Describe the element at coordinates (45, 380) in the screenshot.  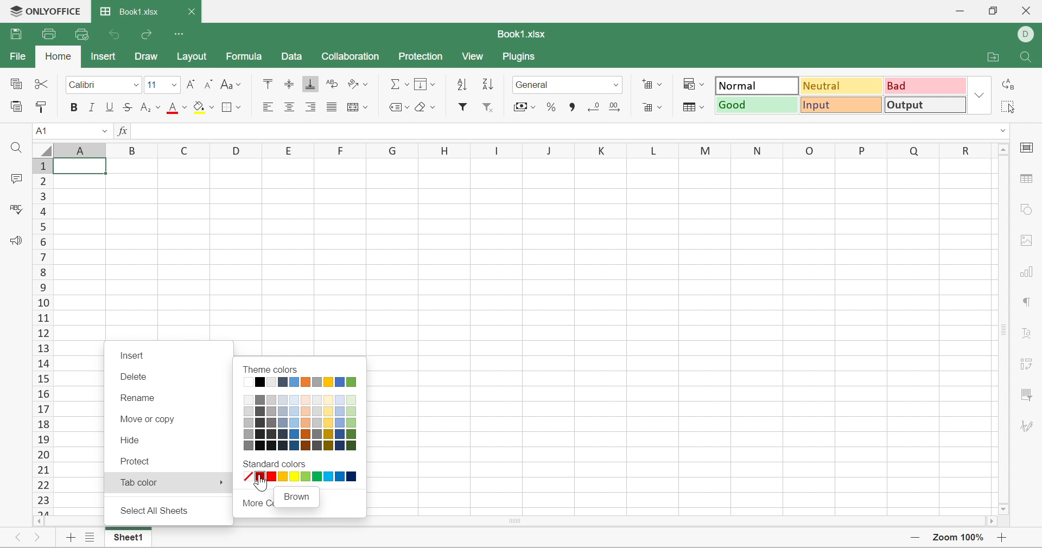
I see `15` at that location.